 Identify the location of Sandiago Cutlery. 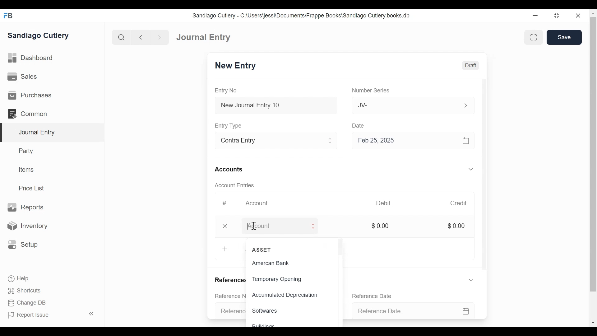
(39, 36).